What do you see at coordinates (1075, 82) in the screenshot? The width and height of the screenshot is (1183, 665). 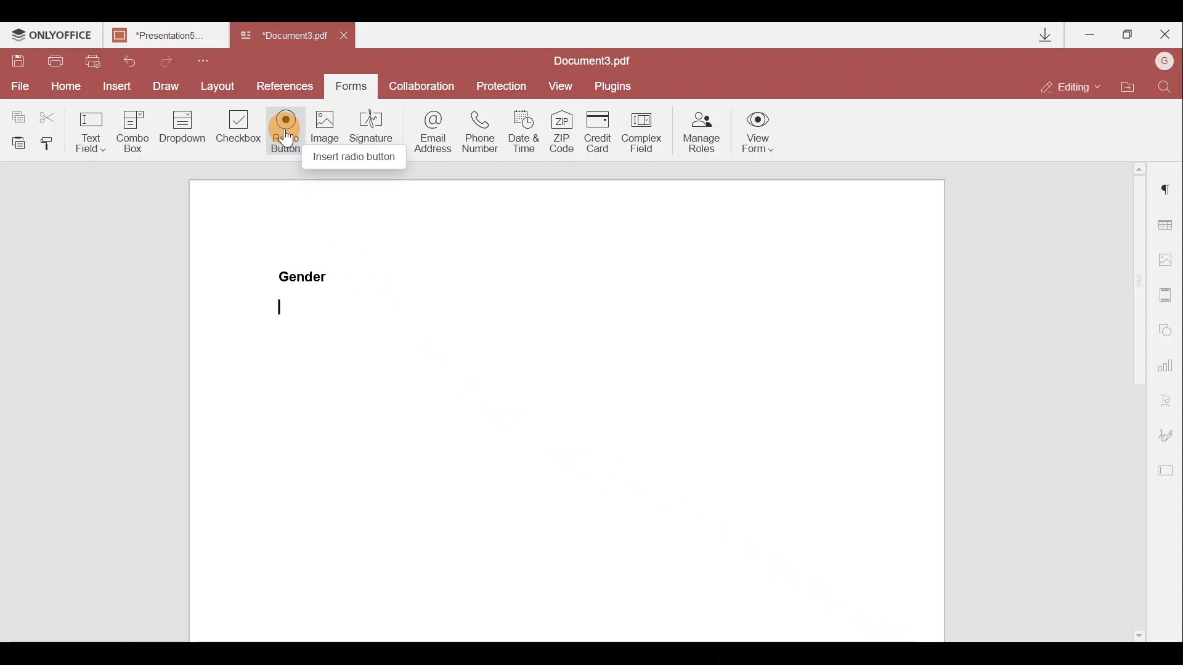 I see `Editing mode` at bounding box center [1075, 82].